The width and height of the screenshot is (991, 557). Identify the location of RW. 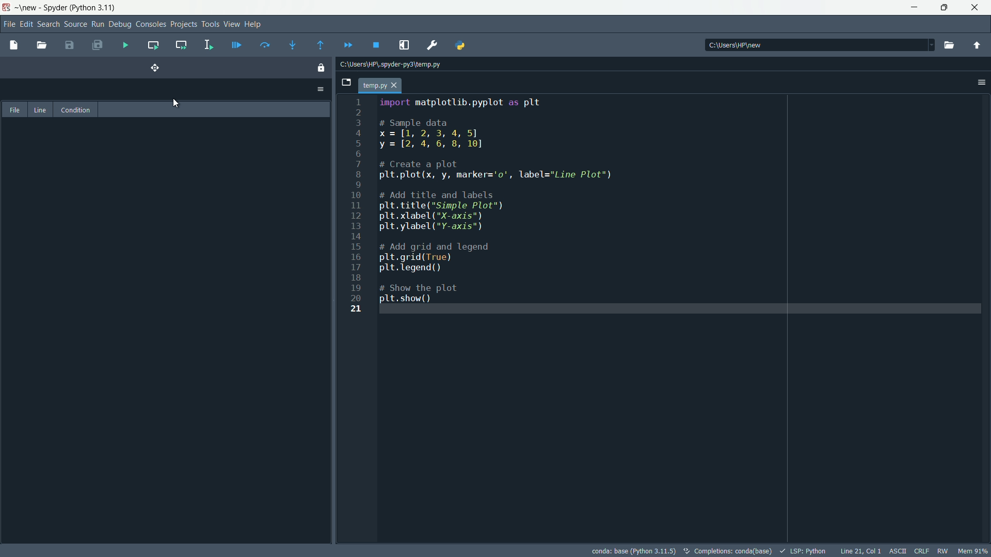
(945, 551).